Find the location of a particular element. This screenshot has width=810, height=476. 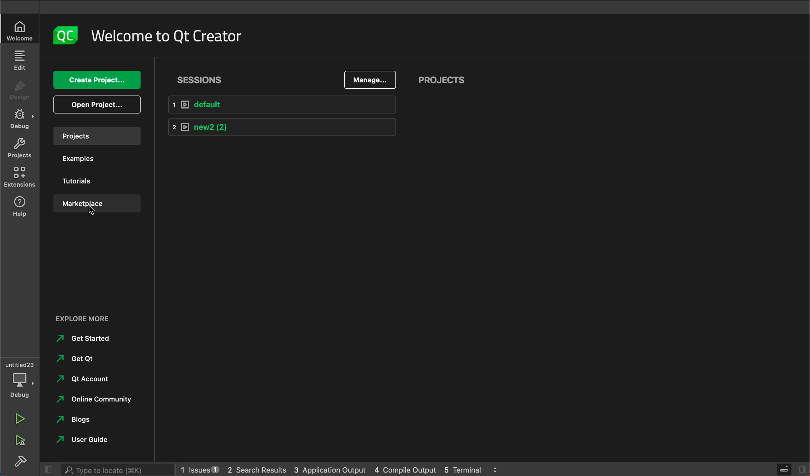

 is located at coordinates (86, 318).